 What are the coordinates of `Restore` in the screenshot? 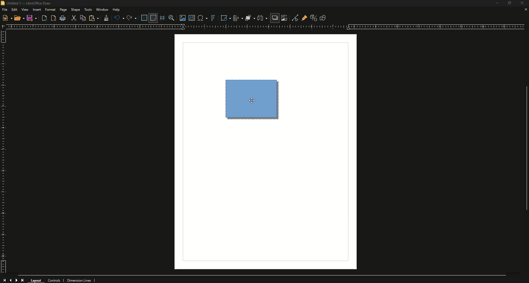 It's located at (509, 4).